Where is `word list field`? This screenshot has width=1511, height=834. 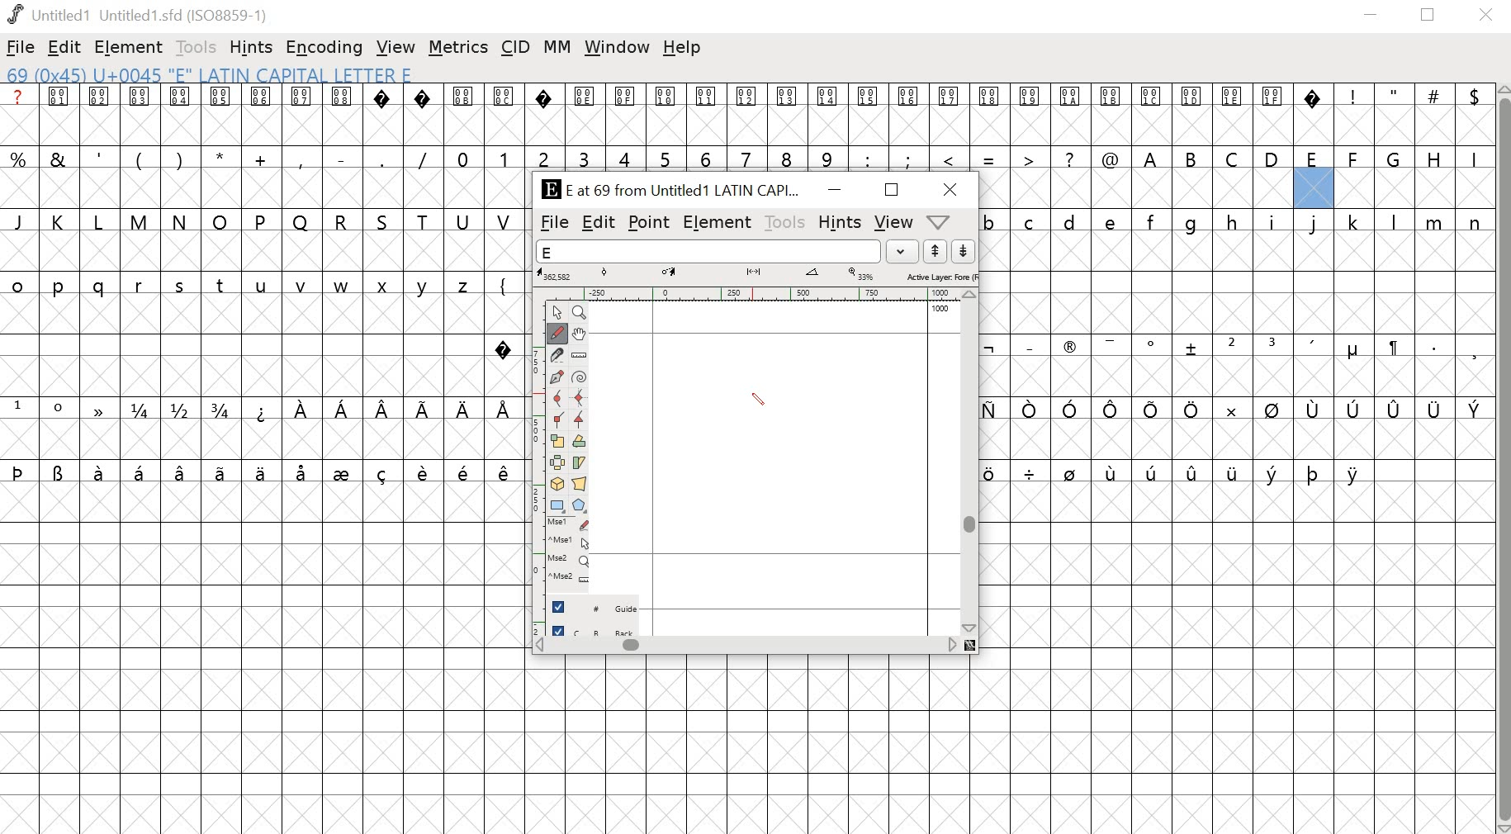
word list field is located at coordinates (708, 251).